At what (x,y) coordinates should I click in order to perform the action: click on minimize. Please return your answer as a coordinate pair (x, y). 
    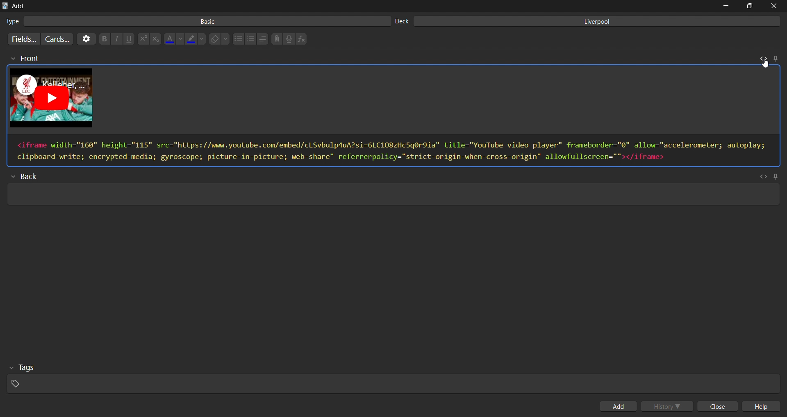
    Looking at the image, I should click on (725, 6).